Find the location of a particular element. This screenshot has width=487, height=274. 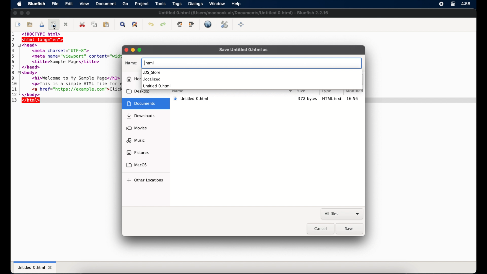

advanced find and replace is located at coordinates (135, 25).